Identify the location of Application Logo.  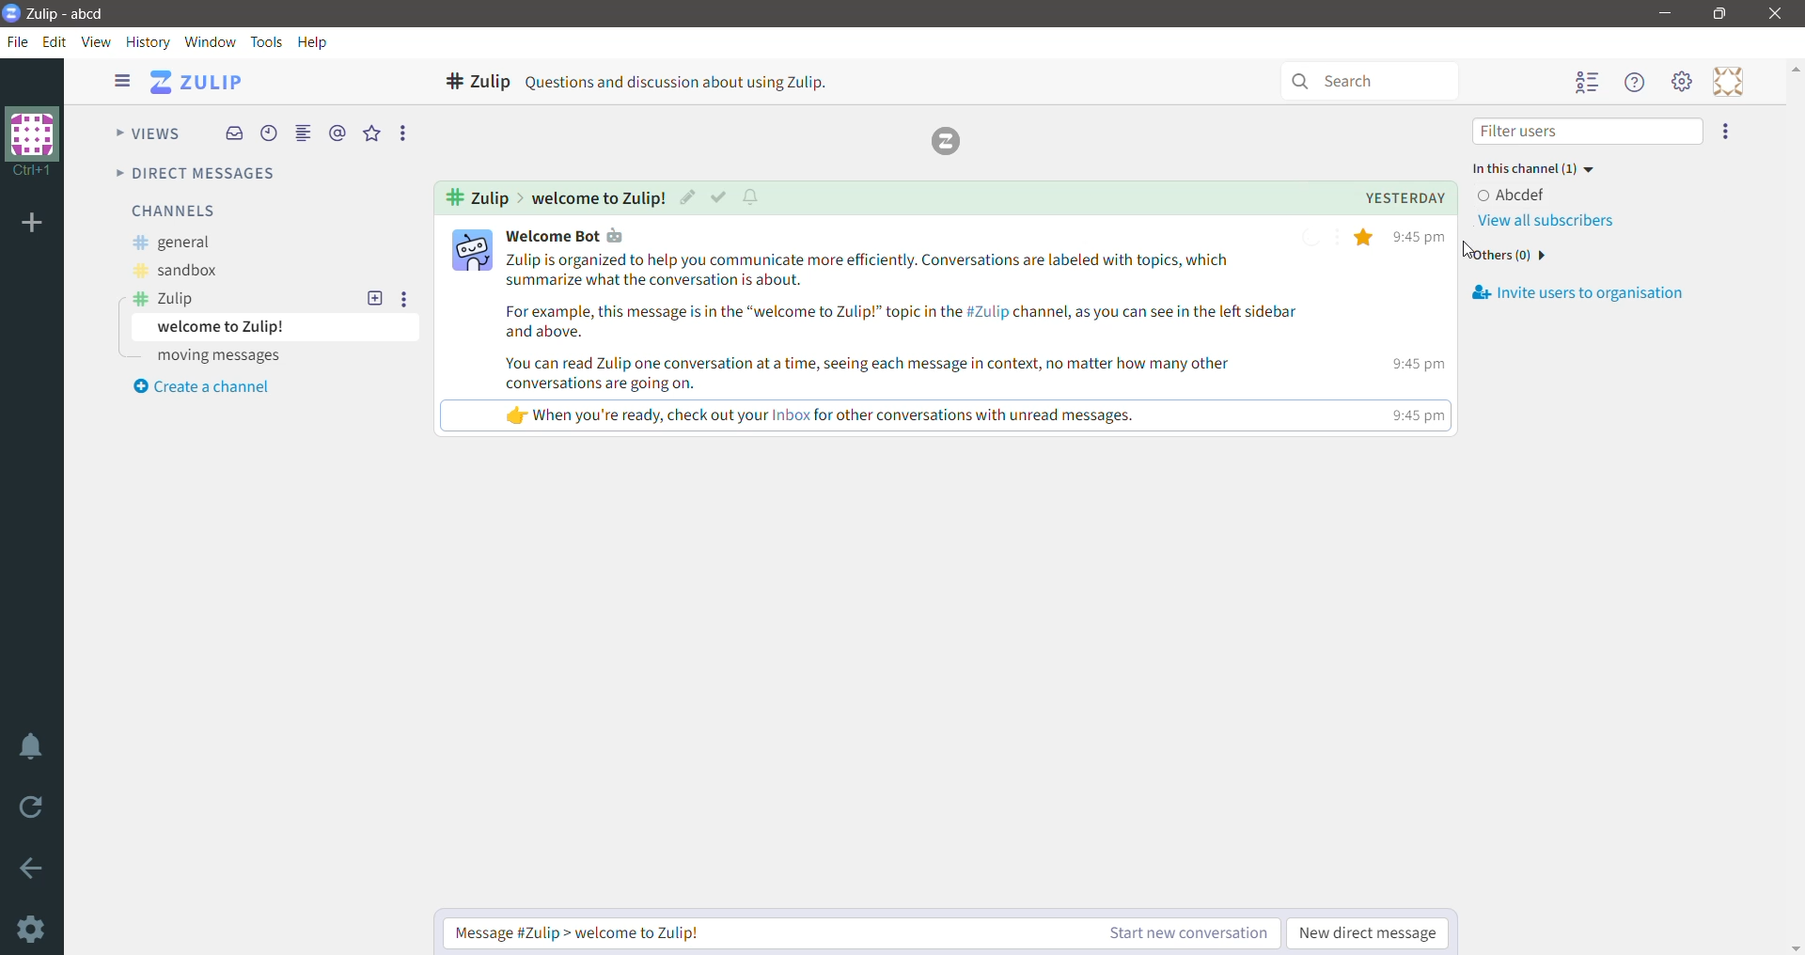
(11, 14).